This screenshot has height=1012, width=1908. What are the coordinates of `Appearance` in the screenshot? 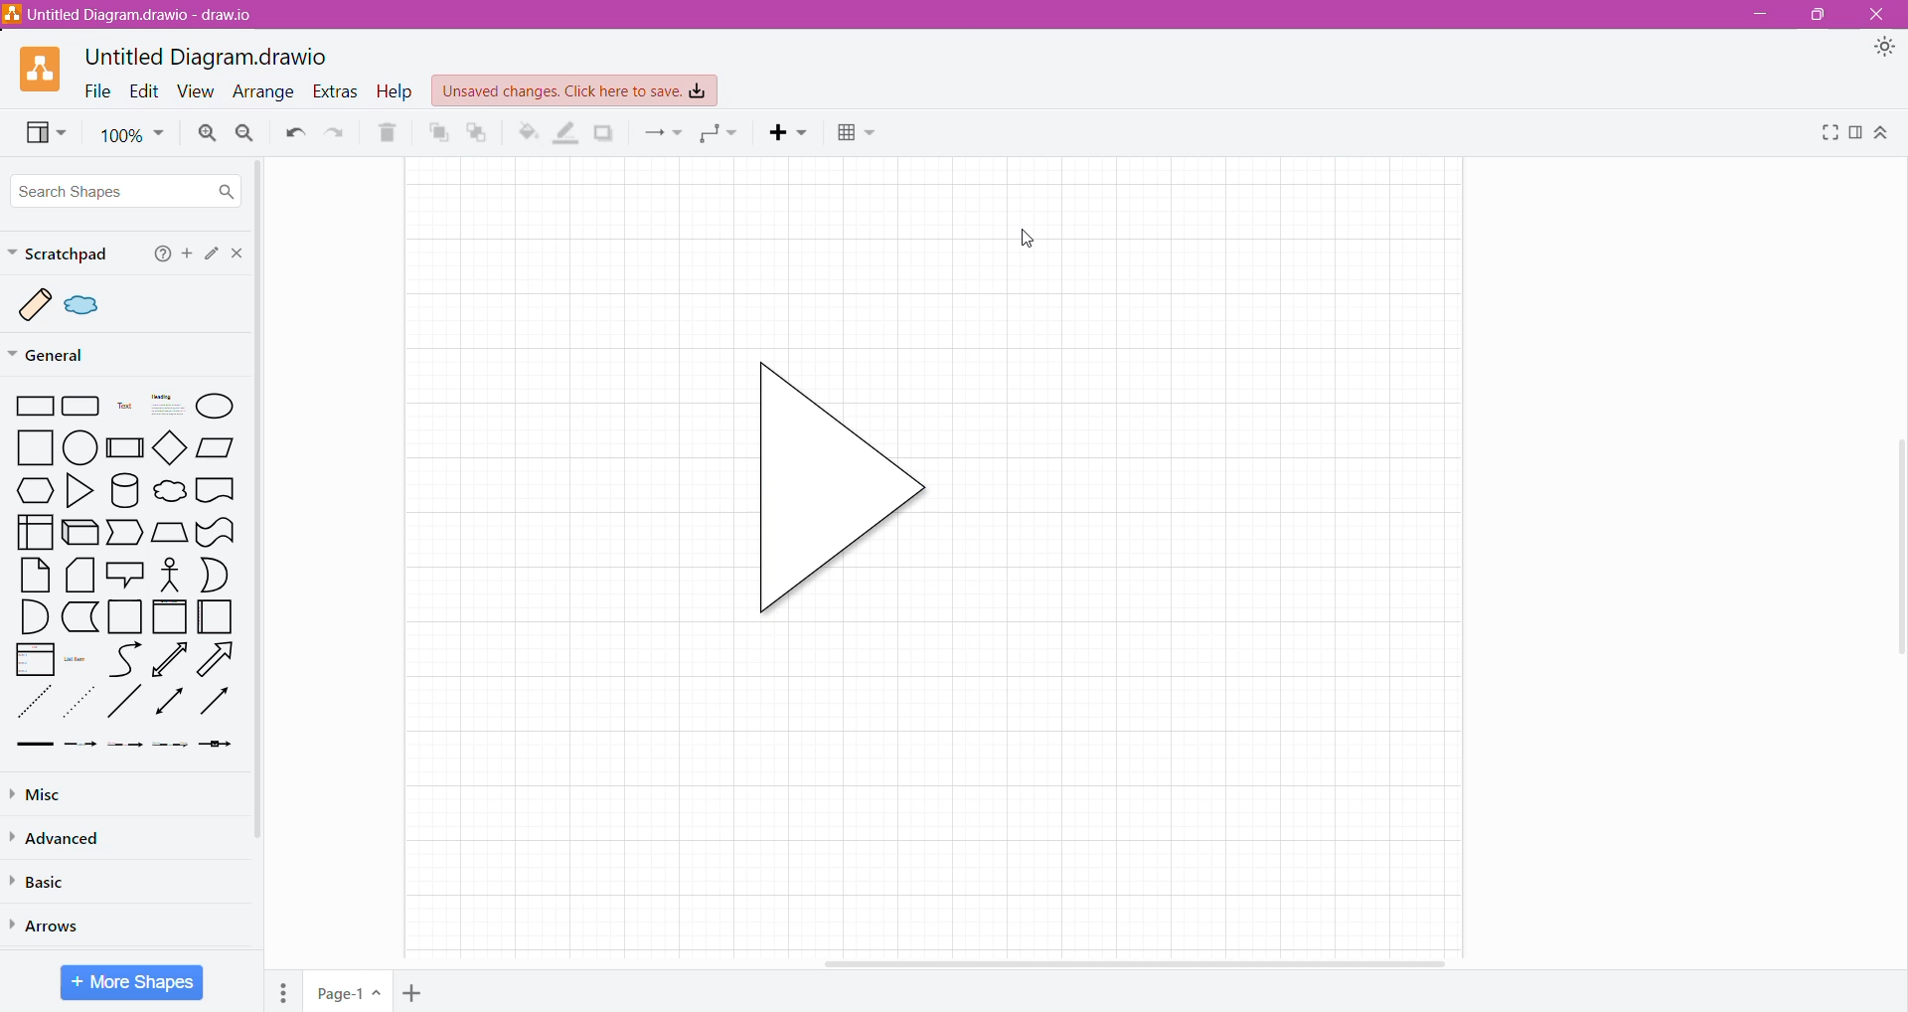 It's located at (1881, 49).